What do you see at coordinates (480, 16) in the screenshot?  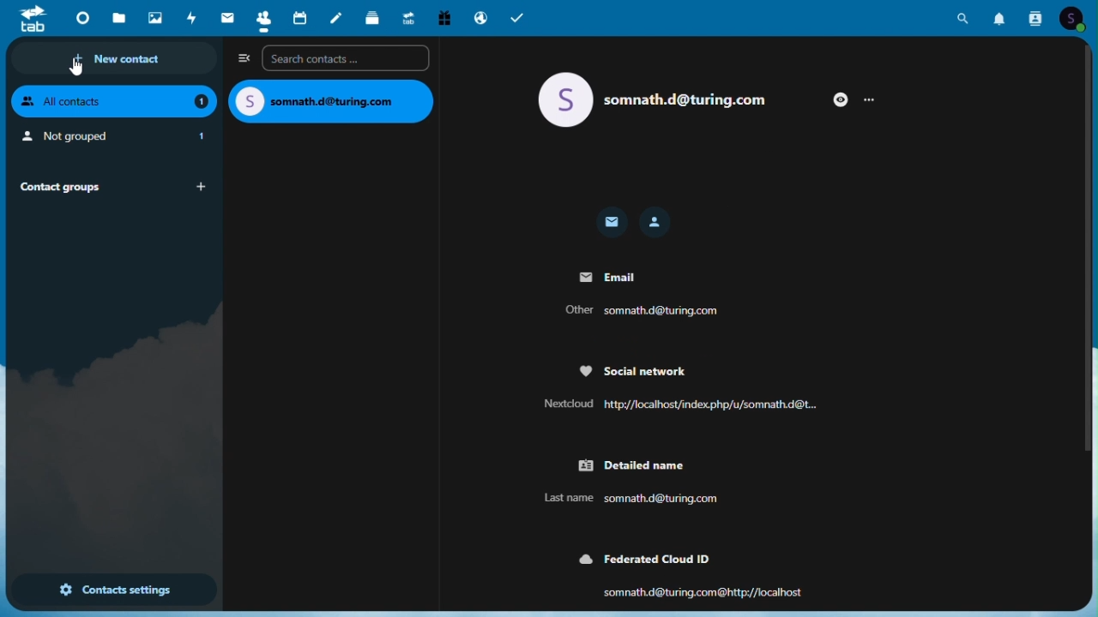 I see `Email hosting` at bounding box center [480, 16].